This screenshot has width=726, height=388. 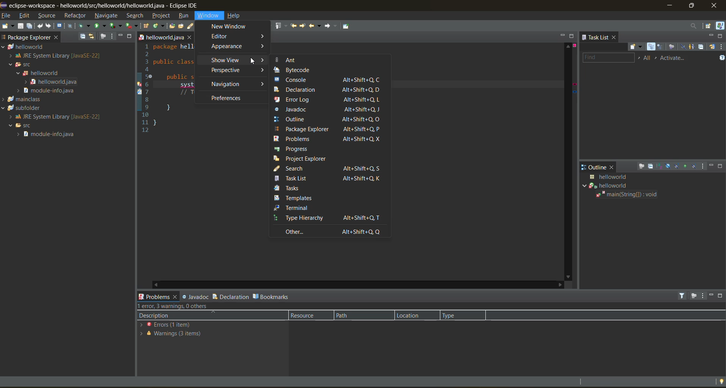 What do you see at coordinates (48, 16) in the screenshot?
I see `source` at bounding box center [48, 16].